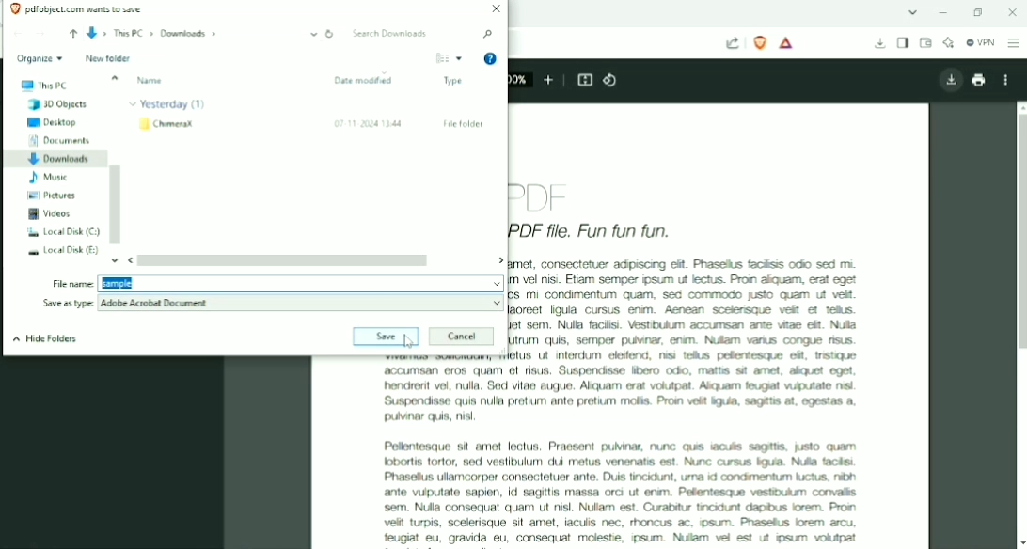  Describe the element at coordinates (495, 9) in the screenshot. I see `Close` at that location.